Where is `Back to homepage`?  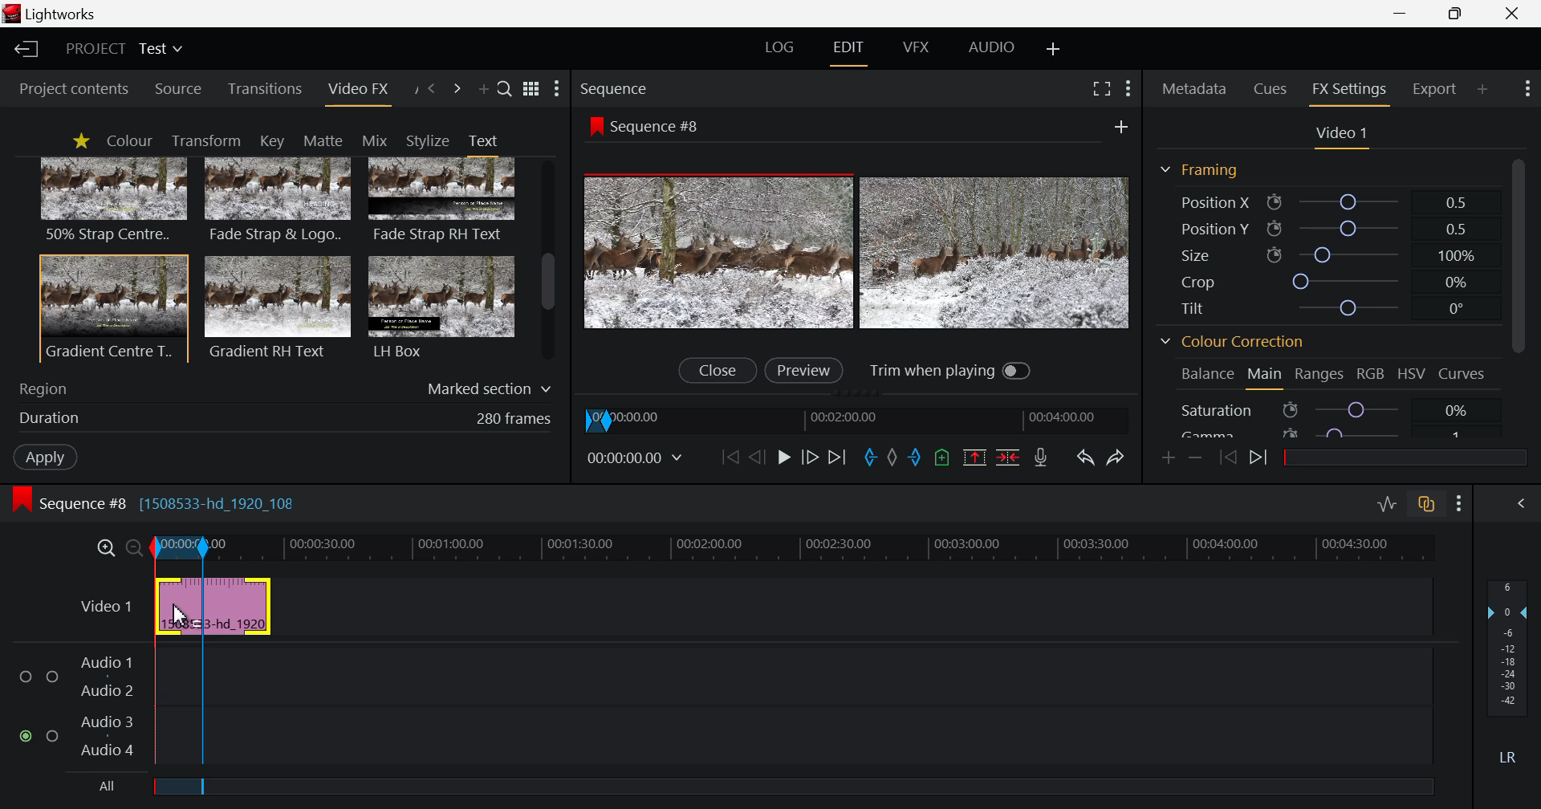
Back to homepage is located at coordinates (23, 49).